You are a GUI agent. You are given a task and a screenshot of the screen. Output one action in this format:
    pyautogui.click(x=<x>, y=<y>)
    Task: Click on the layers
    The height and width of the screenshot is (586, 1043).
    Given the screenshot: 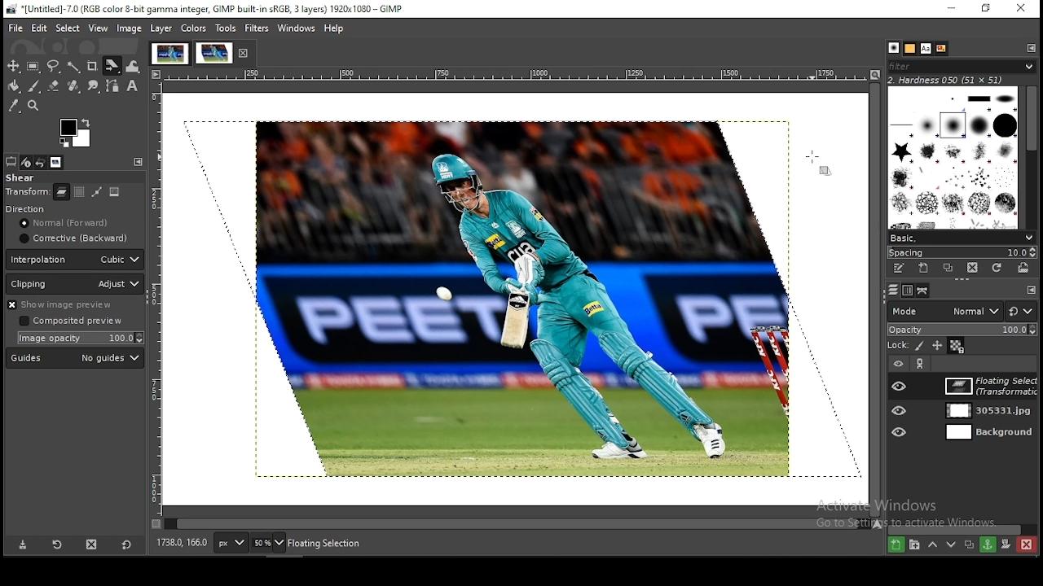 What is the action you would take?
    pyautogui.click(x=923, y=291)
    